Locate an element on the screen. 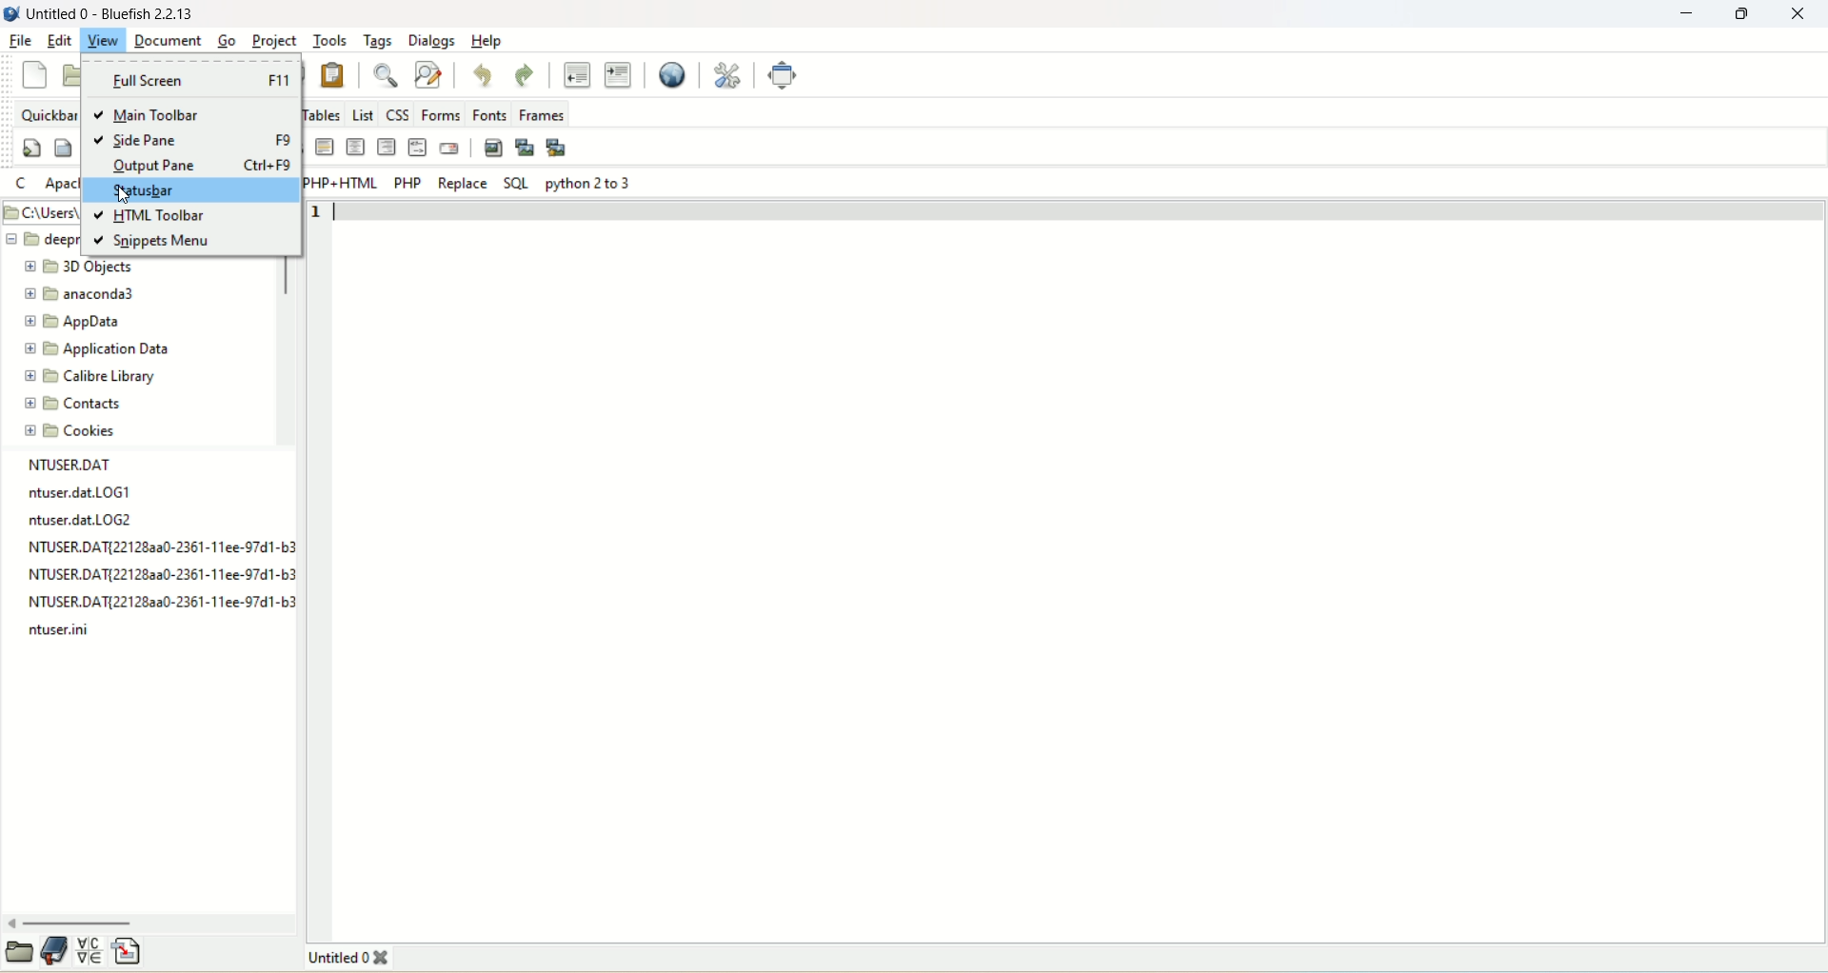  appdata is located at coordinates (74, 323).